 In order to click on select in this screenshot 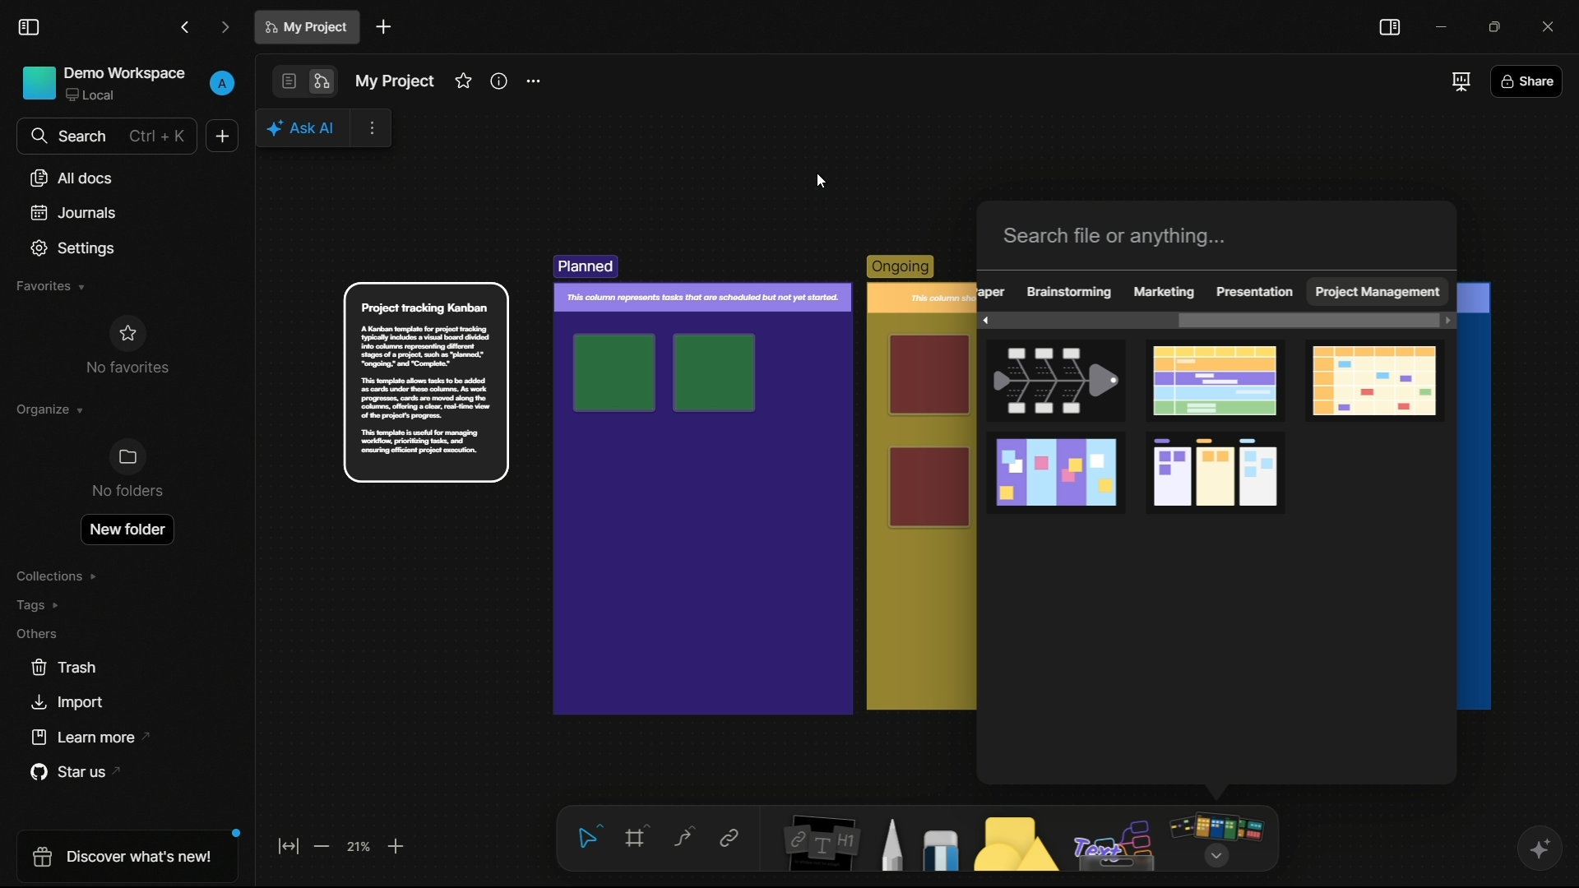, I will do `click(586, 835)`.